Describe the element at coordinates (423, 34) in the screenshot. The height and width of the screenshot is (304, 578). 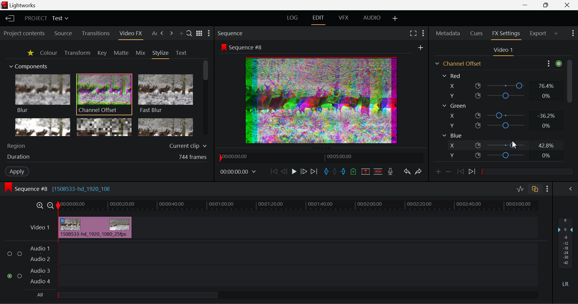
I see `Show Settings` at that location.